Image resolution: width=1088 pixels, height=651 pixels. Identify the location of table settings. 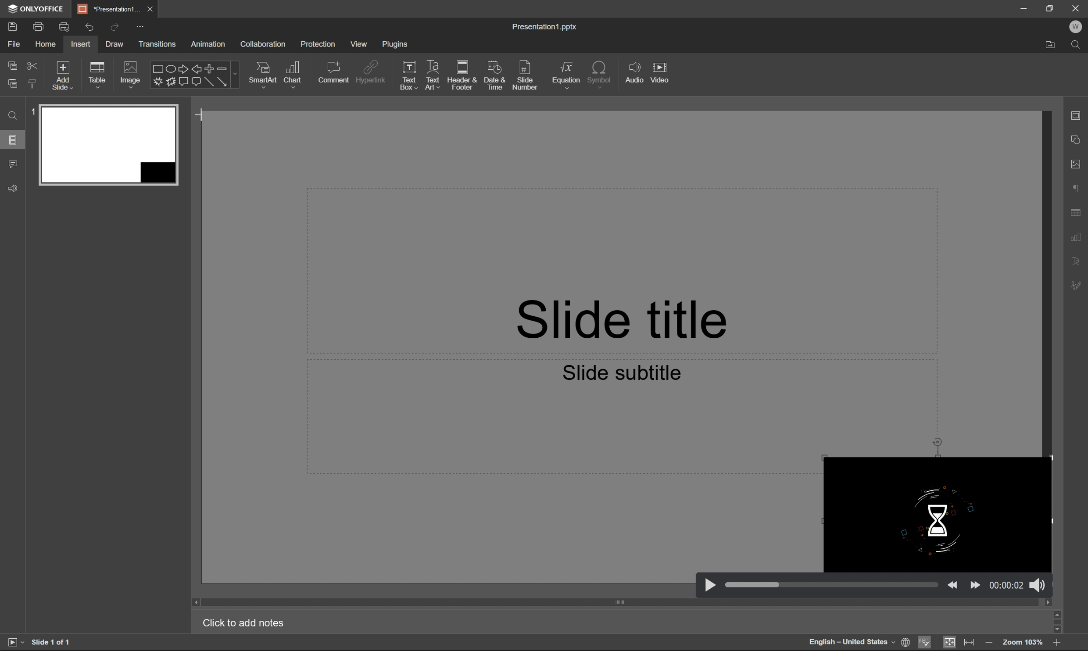
(1077, 212).